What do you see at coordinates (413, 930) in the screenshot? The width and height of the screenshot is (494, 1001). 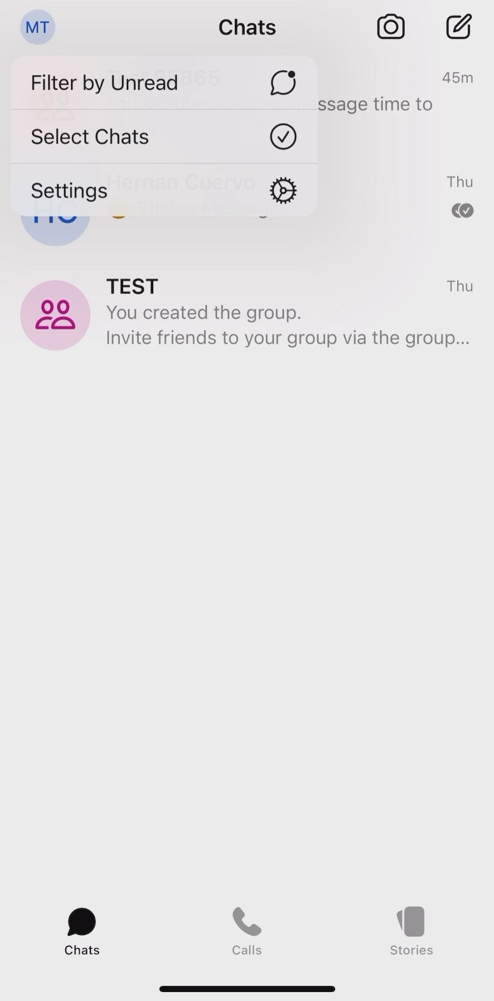 I see `stories` at bounding box center [413, 930].